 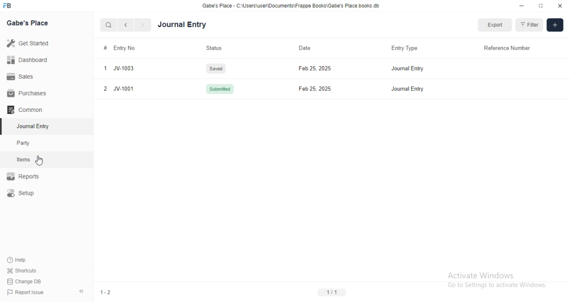 What do you see at coordinates (332, 292) in the screenshot?
I see `1/1` at bounding box center [332, 292].